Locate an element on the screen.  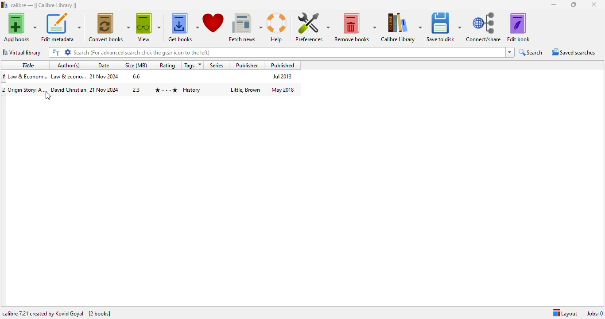
maximize is located at coordinates (573, 4).